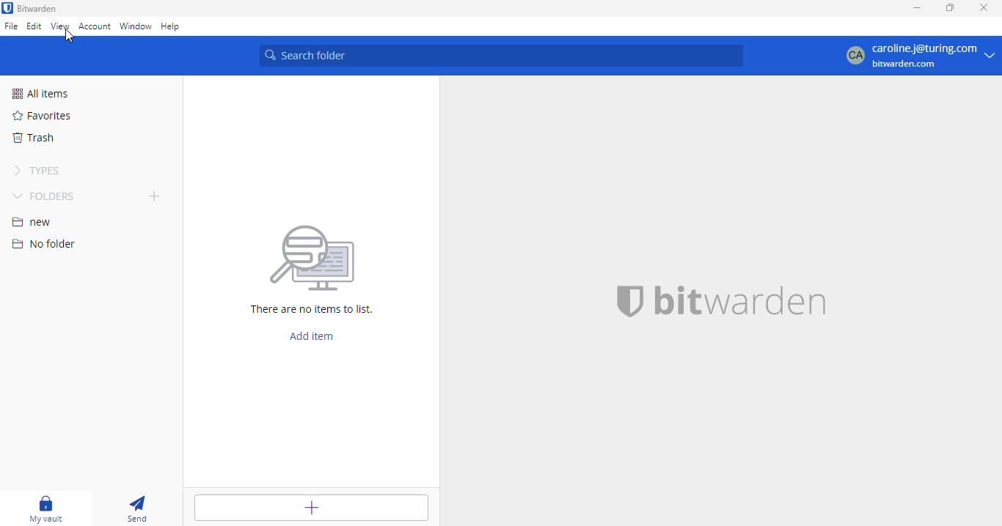 The height and width of the screenshot is (526, 1002). Describe the element at coordinates (919, 55) in the screenshot. I see `profile` at that location.